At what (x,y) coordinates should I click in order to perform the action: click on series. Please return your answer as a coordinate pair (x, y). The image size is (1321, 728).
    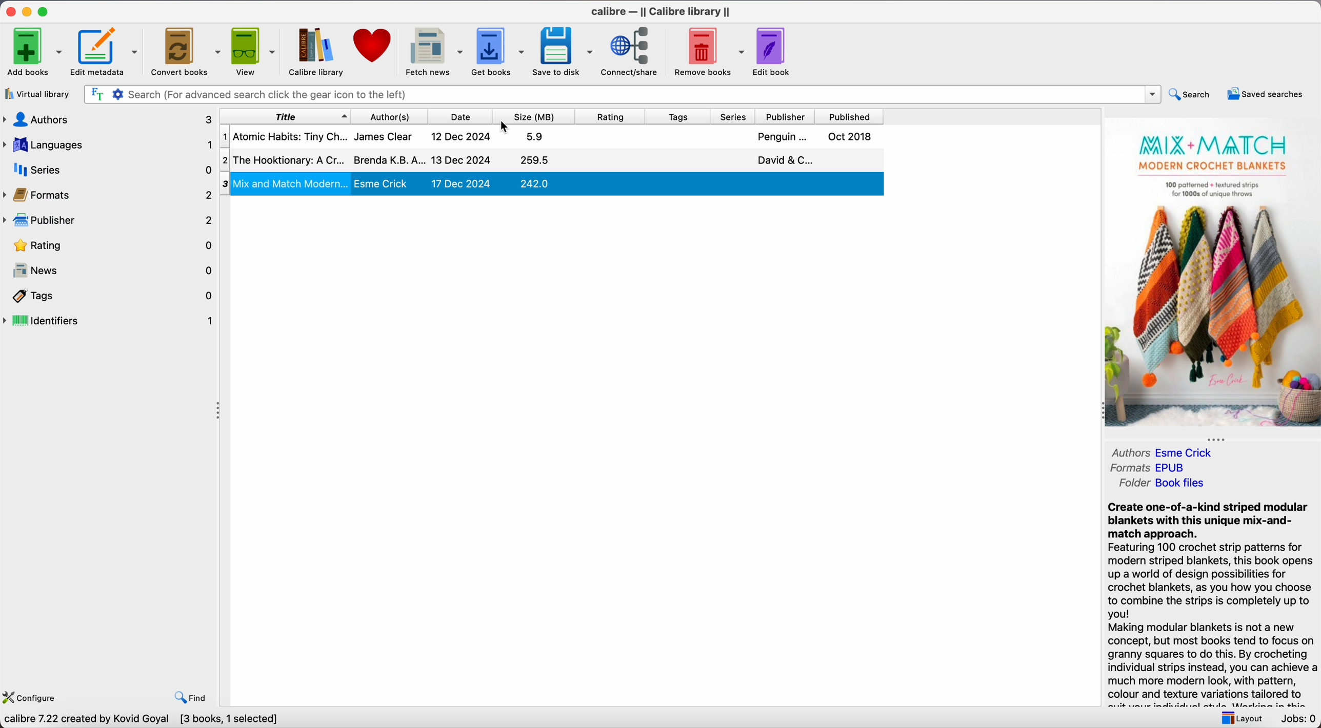
    Looking at the image, I should click on (107, 170).